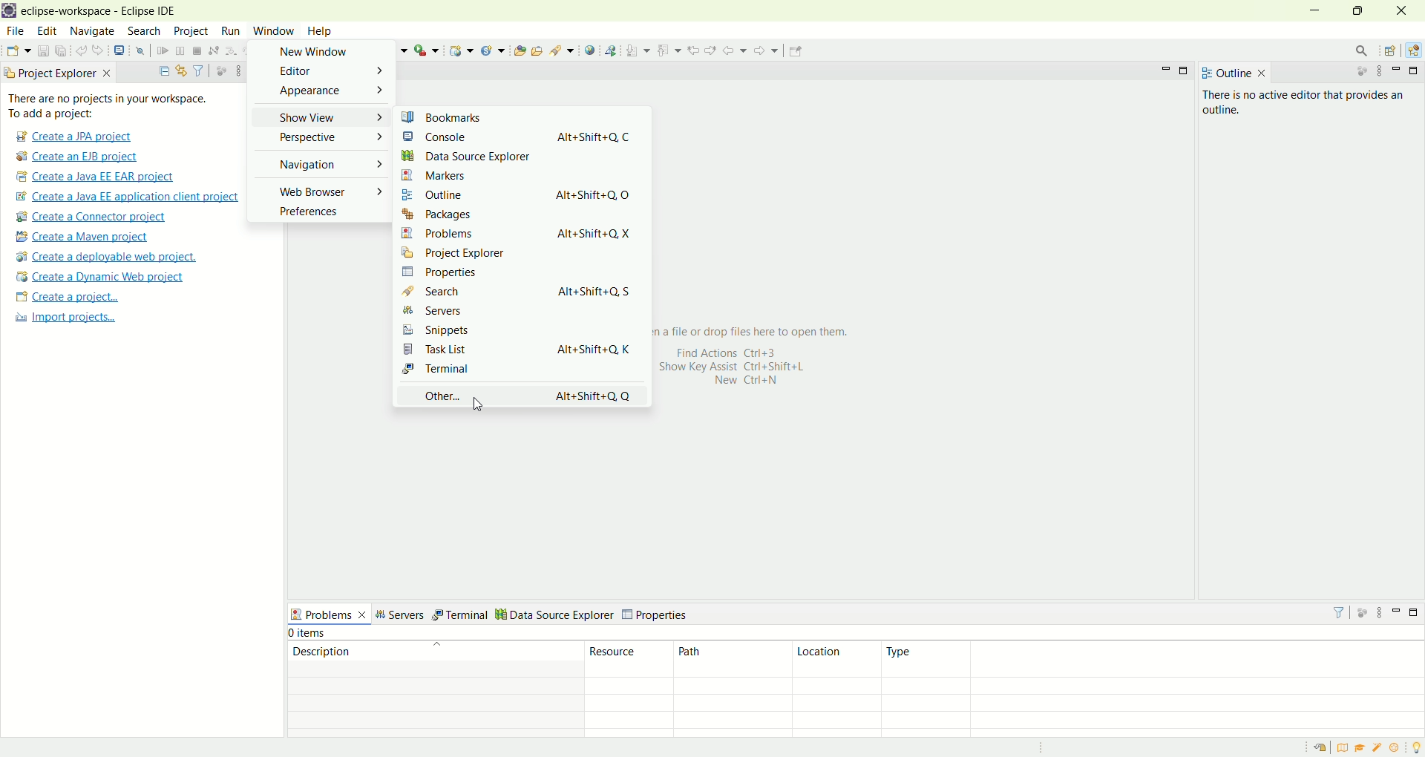 This screenshot has height=757, width=1425. I want to click on previous edit location, so click(693, 49).